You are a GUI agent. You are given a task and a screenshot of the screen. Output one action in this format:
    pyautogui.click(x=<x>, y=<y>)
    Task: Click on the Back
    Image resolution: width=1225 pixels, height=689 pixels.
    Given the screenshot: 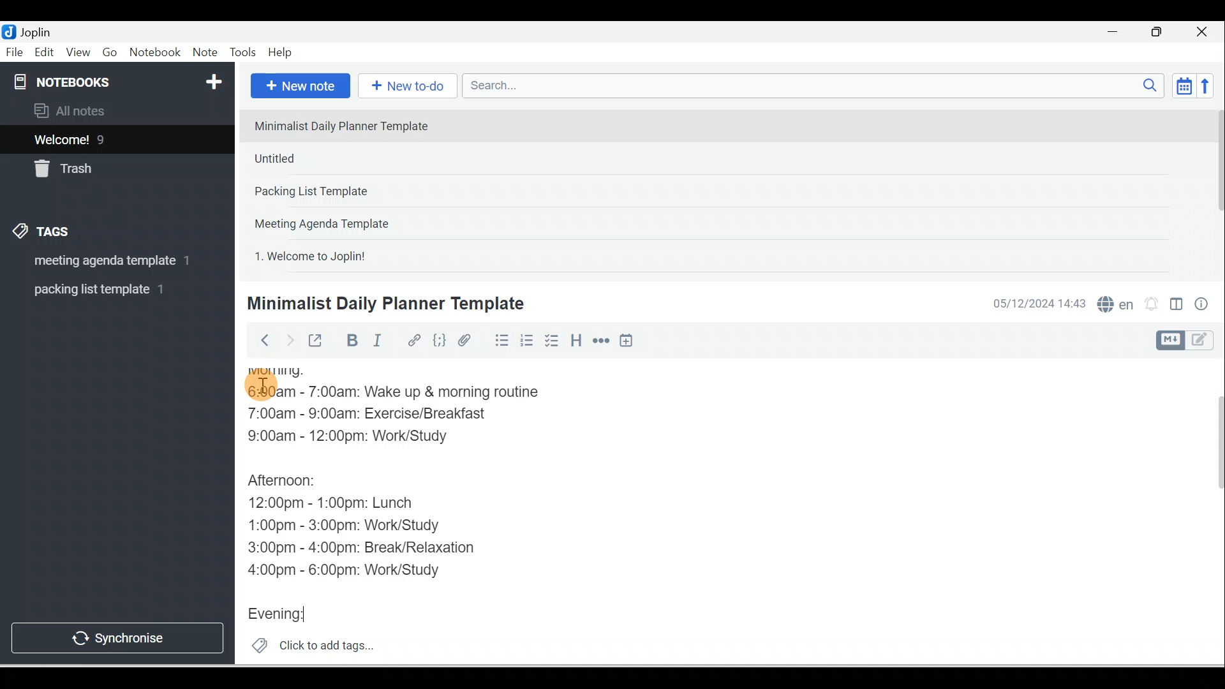 What is the action you would take?
    pyautogui.click(x=259, y=340)
    